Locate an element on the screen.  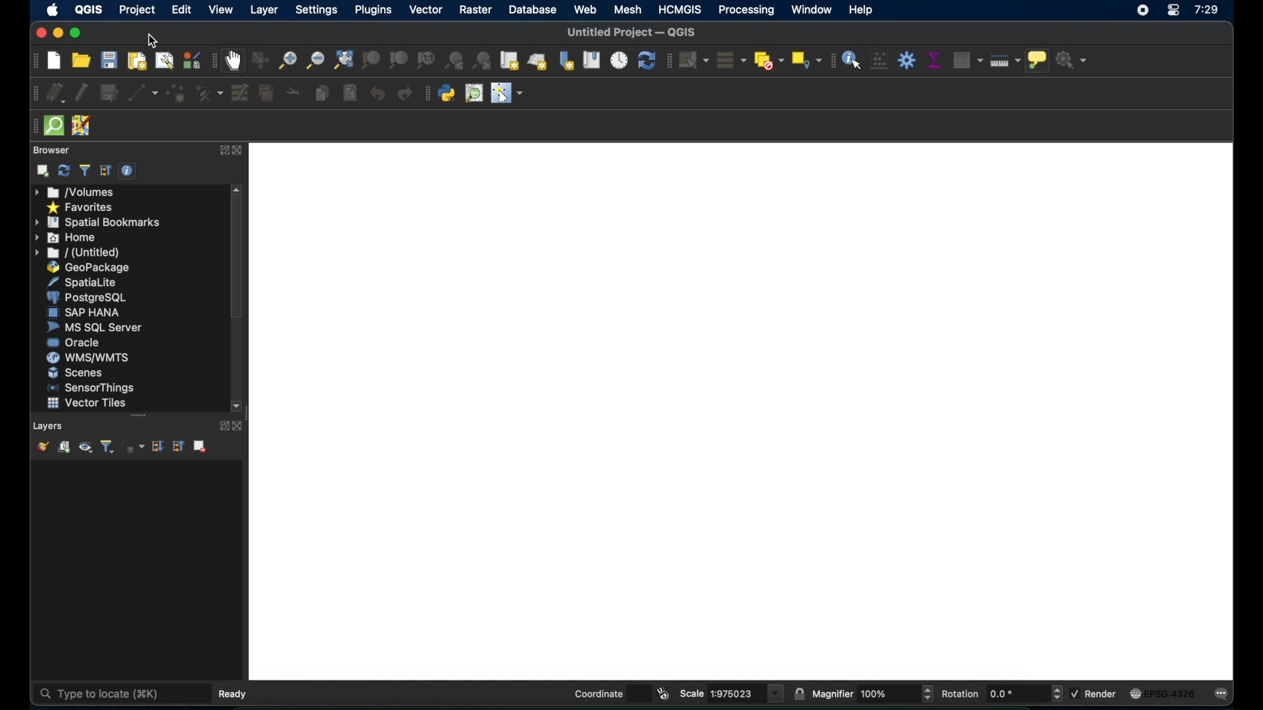
web is located at coordinates (583, 9).